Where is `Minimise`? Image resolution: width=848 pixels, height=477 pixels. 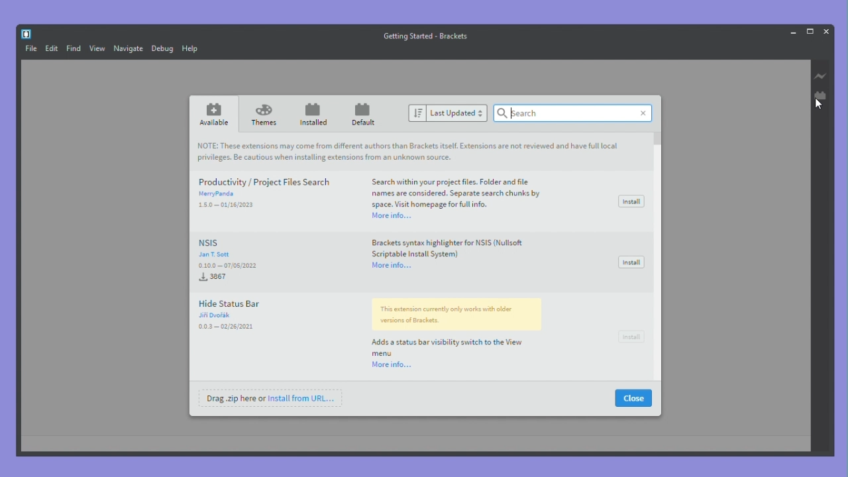 Minimise is located at coordinates (792, 32).